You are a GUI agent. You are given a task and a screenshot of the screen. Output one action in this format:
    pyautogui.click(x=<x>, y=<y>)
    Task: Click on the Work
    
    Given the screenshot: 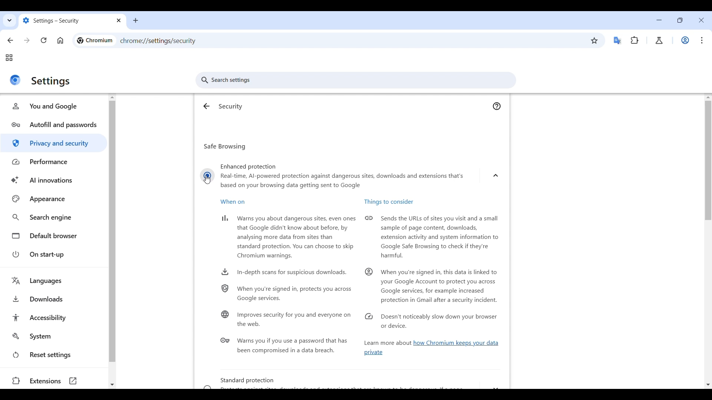 What is the action you would take?
    pyautogui.click(x=685, y=40)
    